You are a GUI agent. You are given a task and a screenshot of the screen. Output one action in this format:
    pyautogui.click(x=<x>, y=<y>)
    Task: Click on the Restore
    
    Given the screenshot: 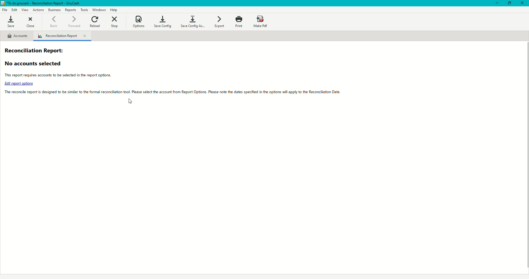 What is the action you would take?
    pyautogui.click(x=508, y=4)
    